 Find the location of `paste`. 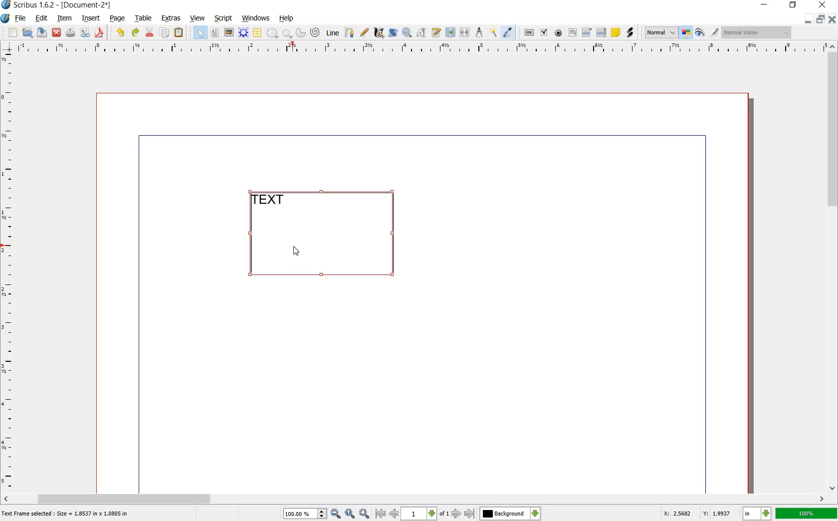

paste is located at coordinates (179, 33).